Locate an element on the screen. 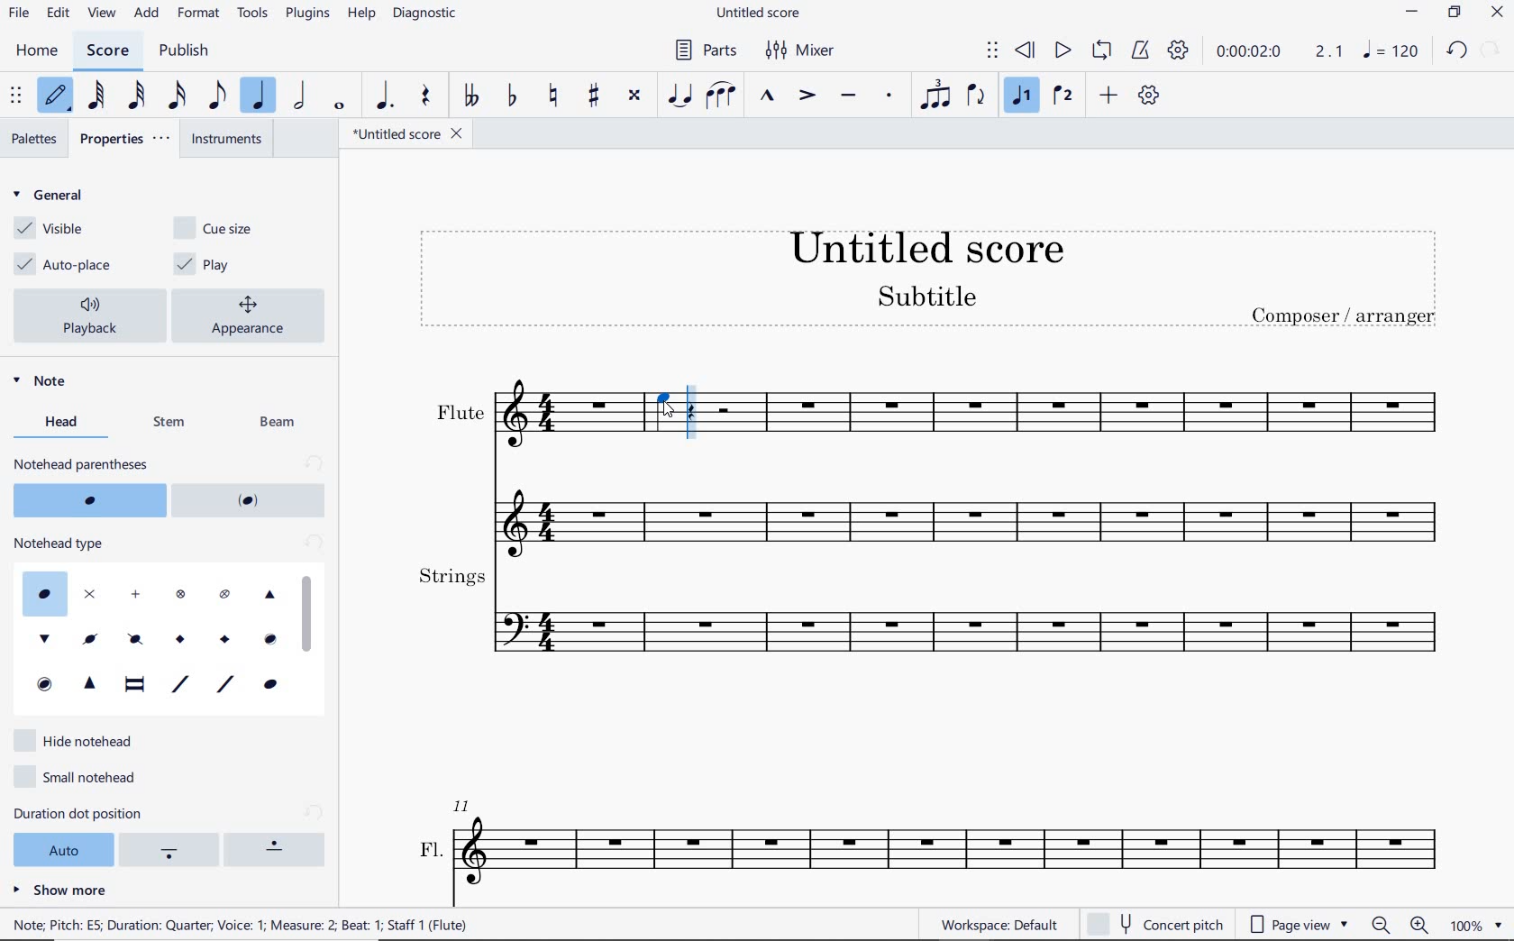 The image size is (1514, 941). ADD is located at coordinates (1111, 95).